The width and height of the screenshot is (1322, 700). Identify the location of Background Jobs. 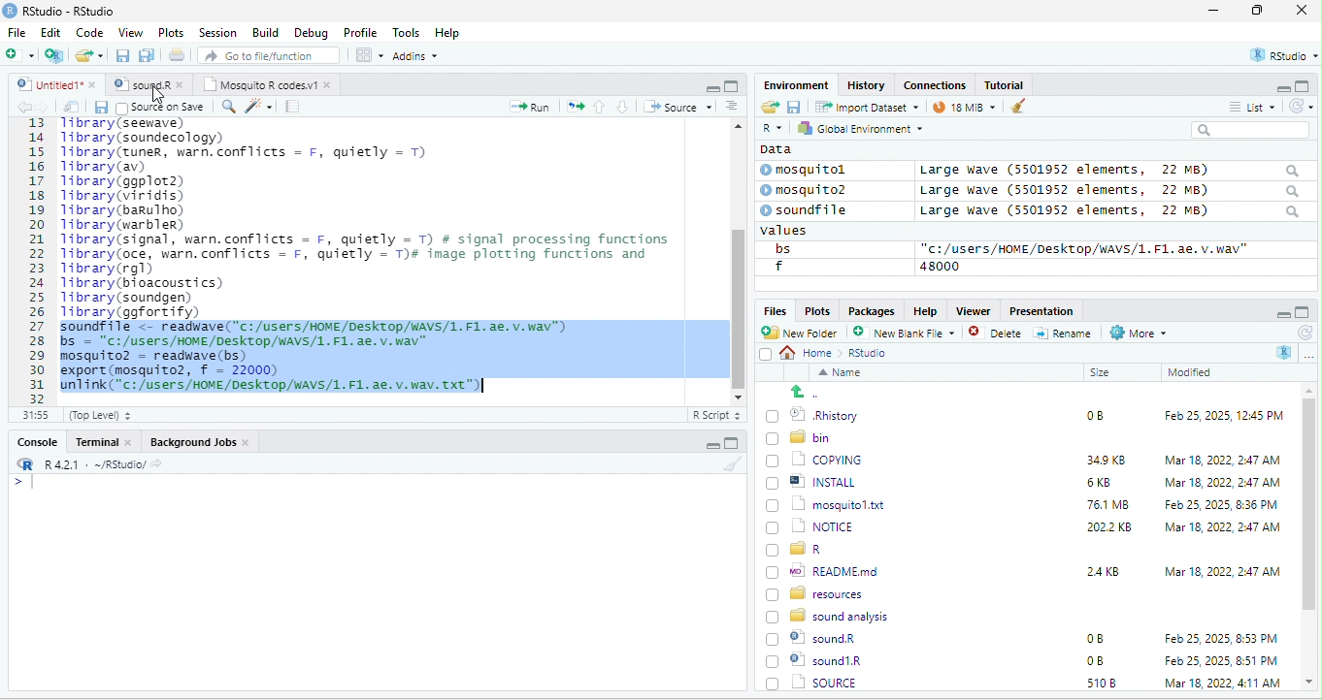
(199, 441).